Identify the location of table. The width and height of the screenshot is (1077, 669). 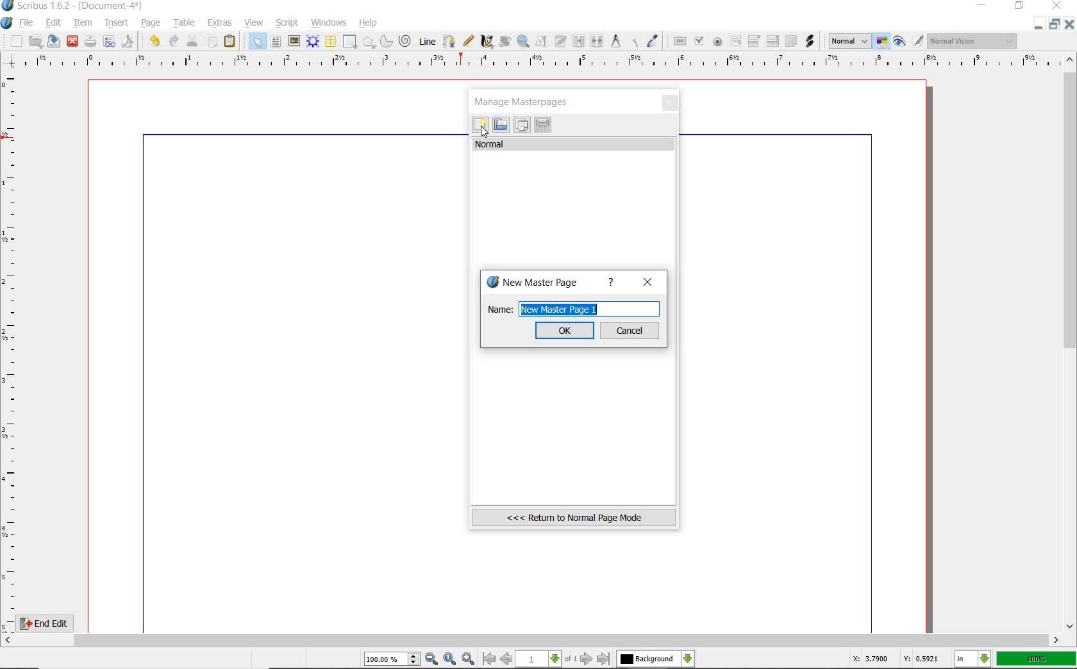
(330, 42).